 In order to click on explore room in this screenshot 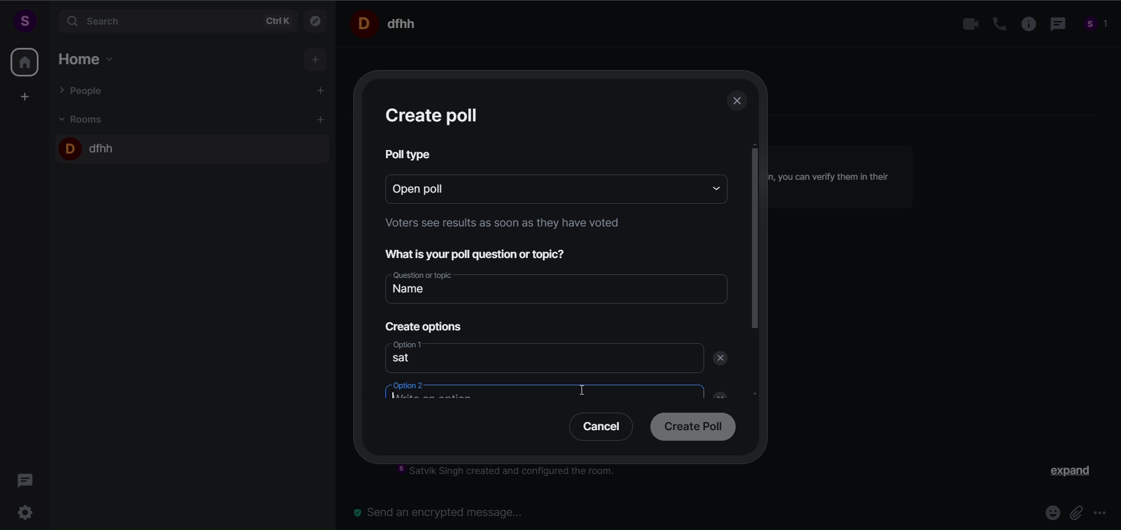, I will do `click(316, 20)`.